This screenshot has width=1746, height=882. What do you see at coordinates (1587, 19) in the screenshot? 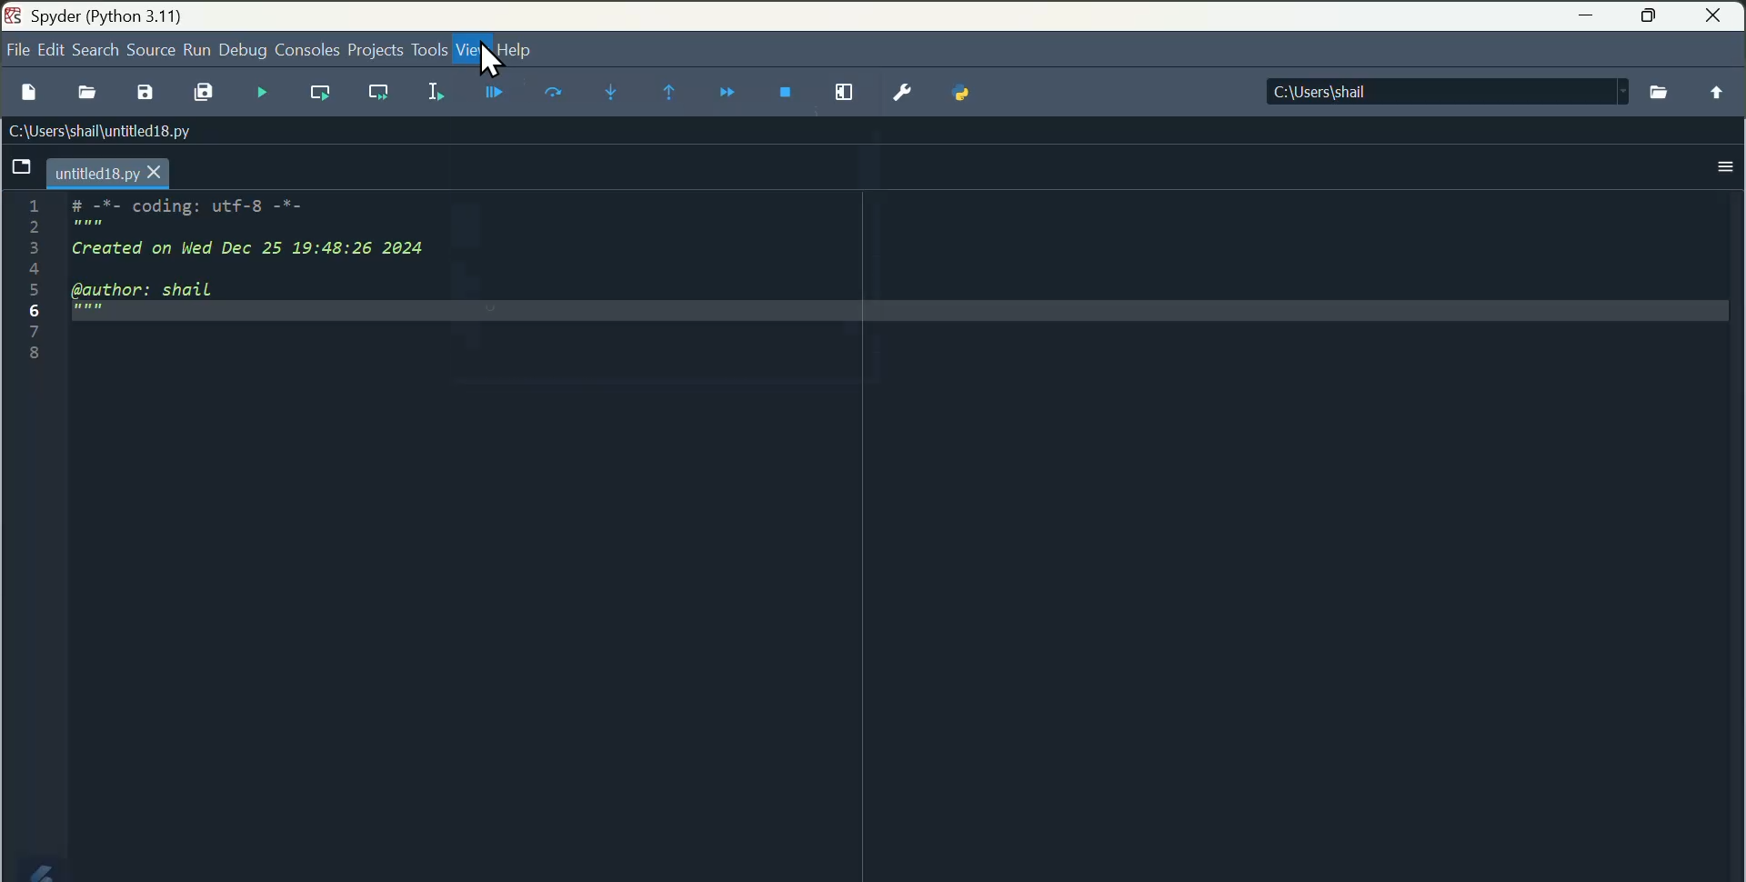
I see `minimise` at bounding box center [1587, 19].